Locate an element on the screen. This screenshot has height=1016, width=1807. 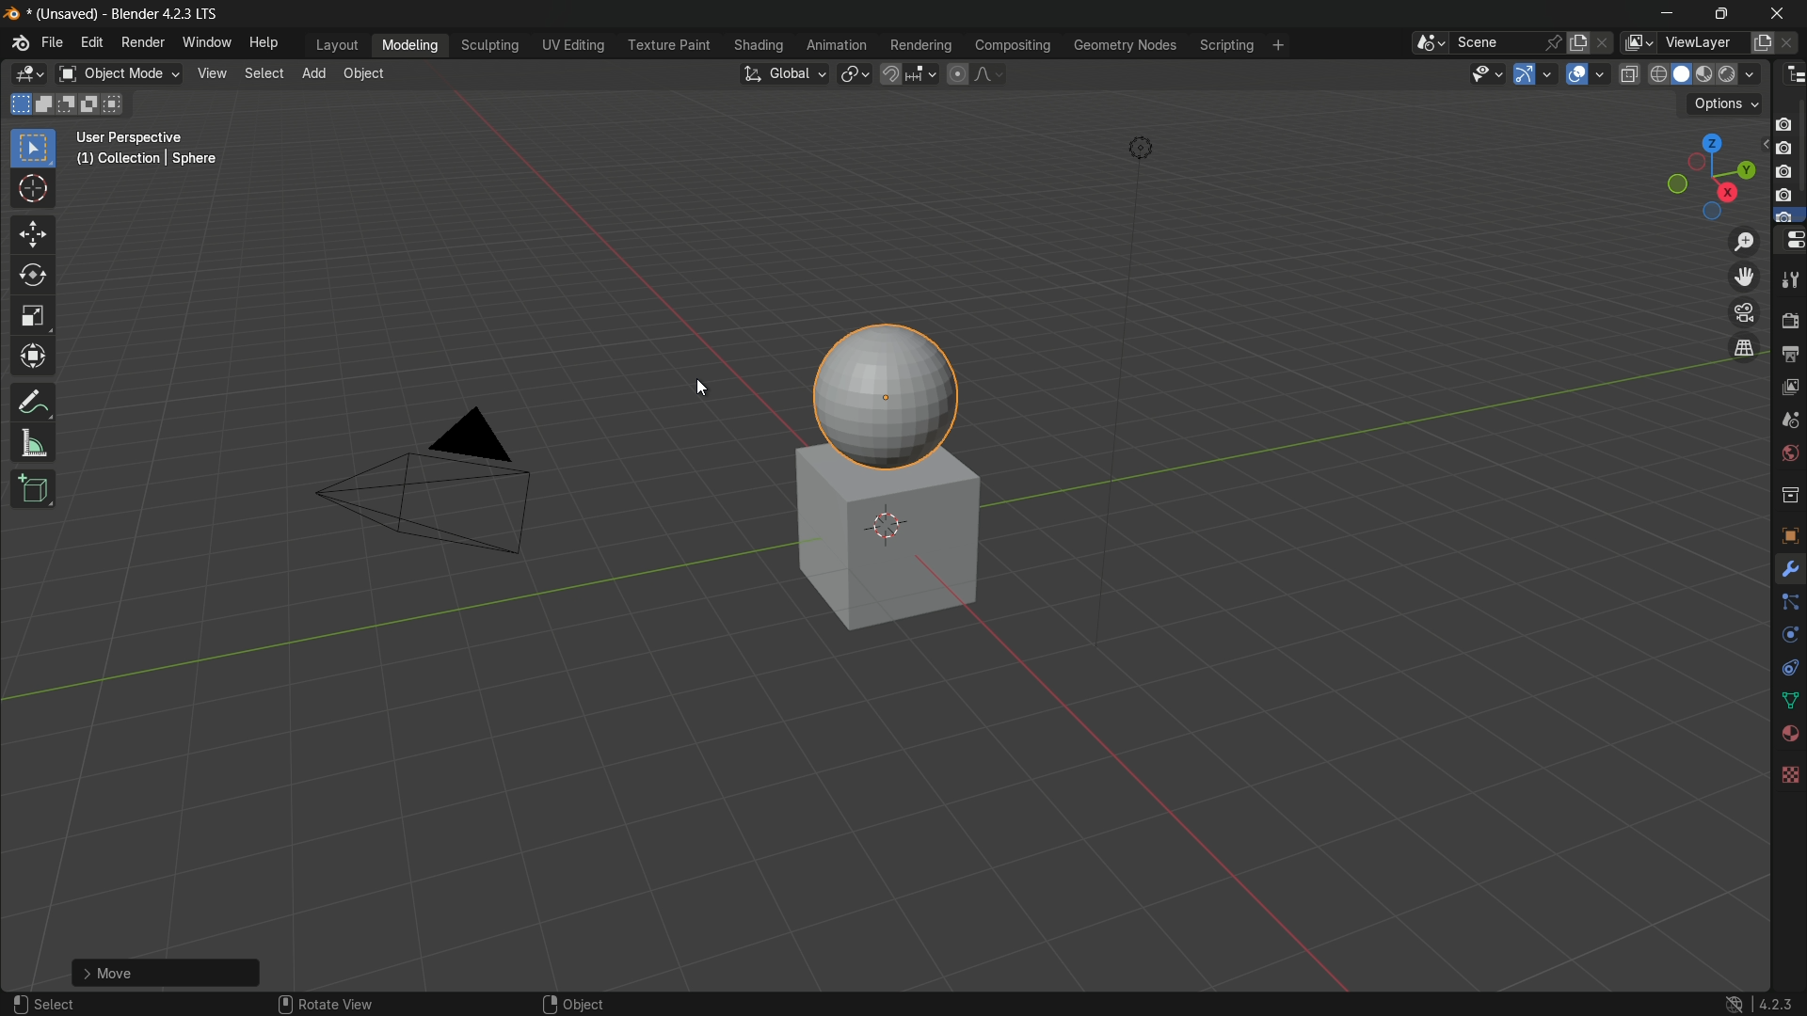
sculpting menu is located at coordinates (490, 45).